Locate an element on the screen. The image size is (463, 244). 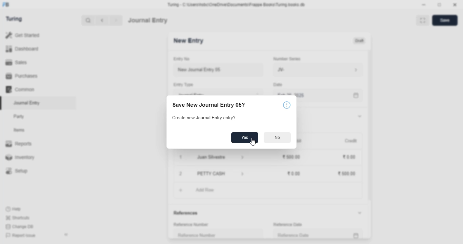
save new journal entry 05? is located at coordinates (209, 105).